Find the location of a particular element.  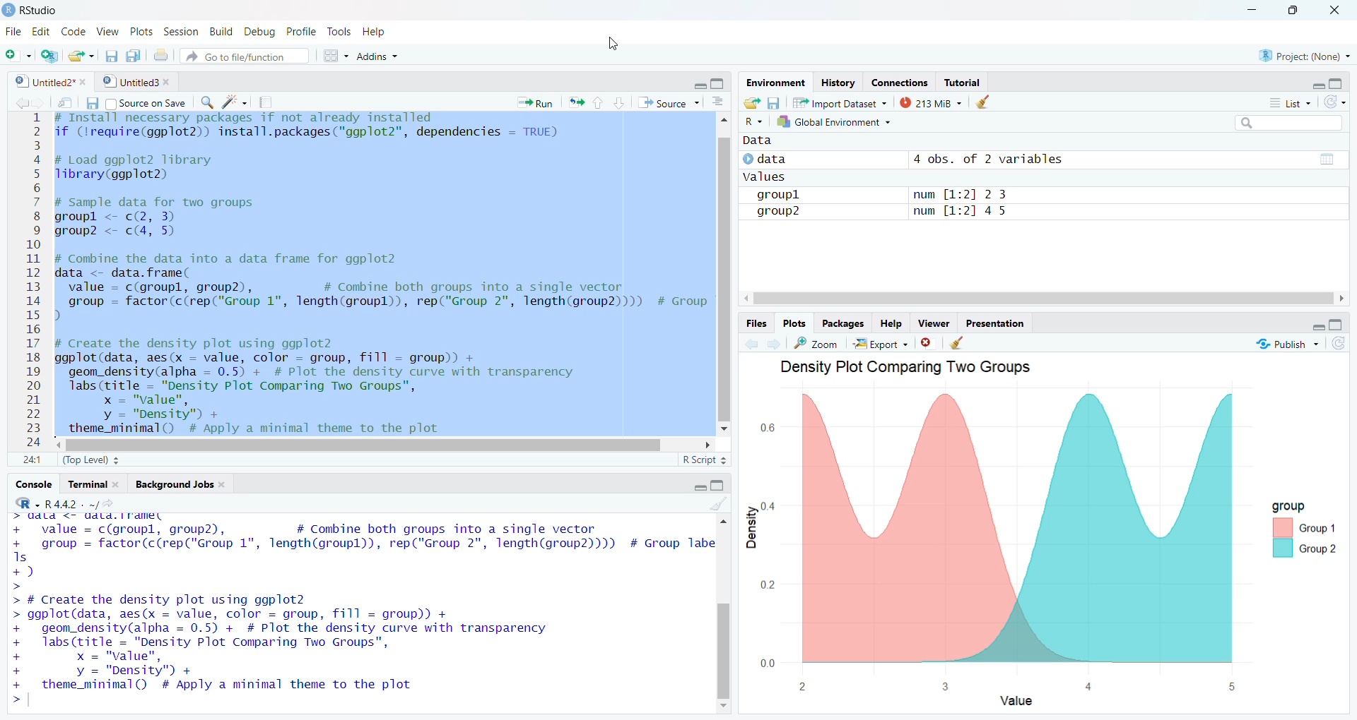

group 2 is located at coordinates (786, 211).